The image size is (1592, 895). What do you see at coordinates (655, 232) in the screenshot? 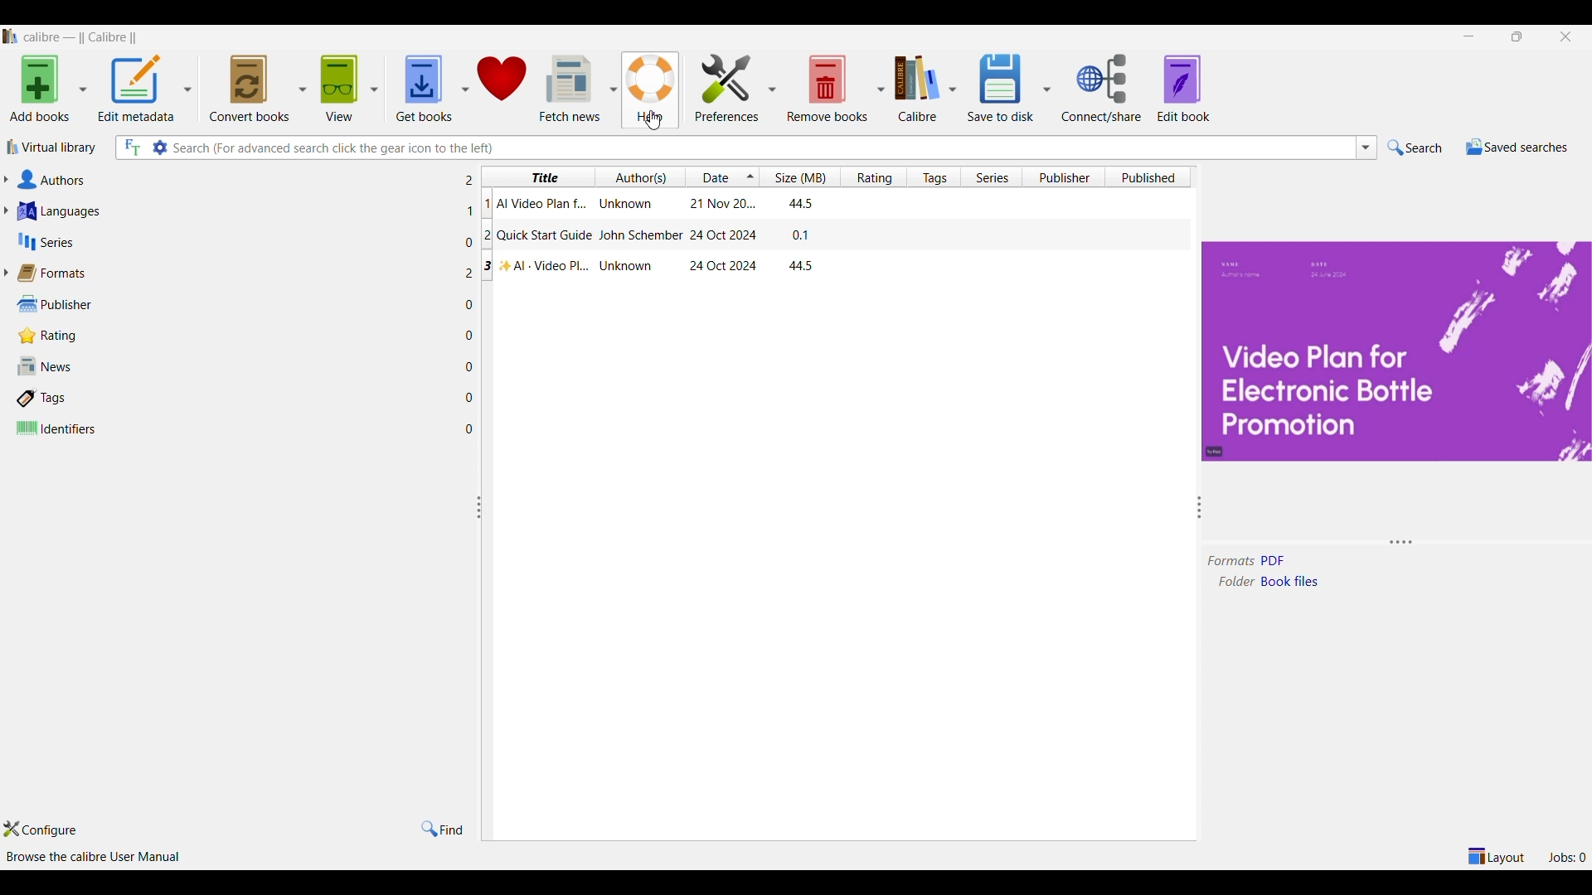
I see `Column specific information` at bounding box center [655, 232].